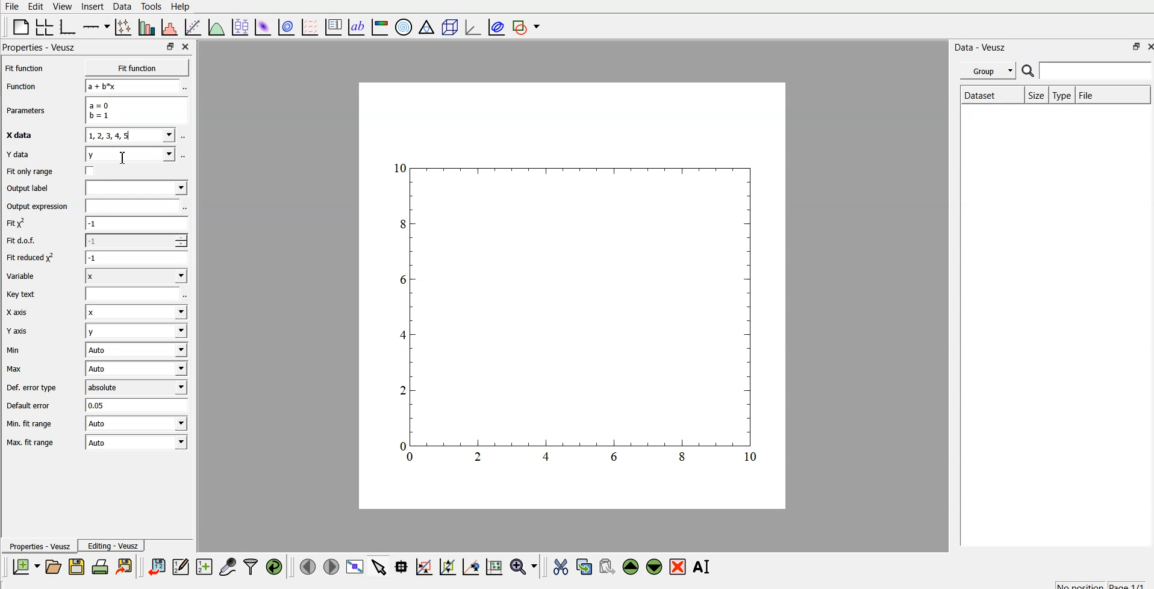 The width and height of the screenshot is (1154, 589). What do you see at coordinates (122, 6) in the screenshot?
I see `data` at bounding box center [122, 6].